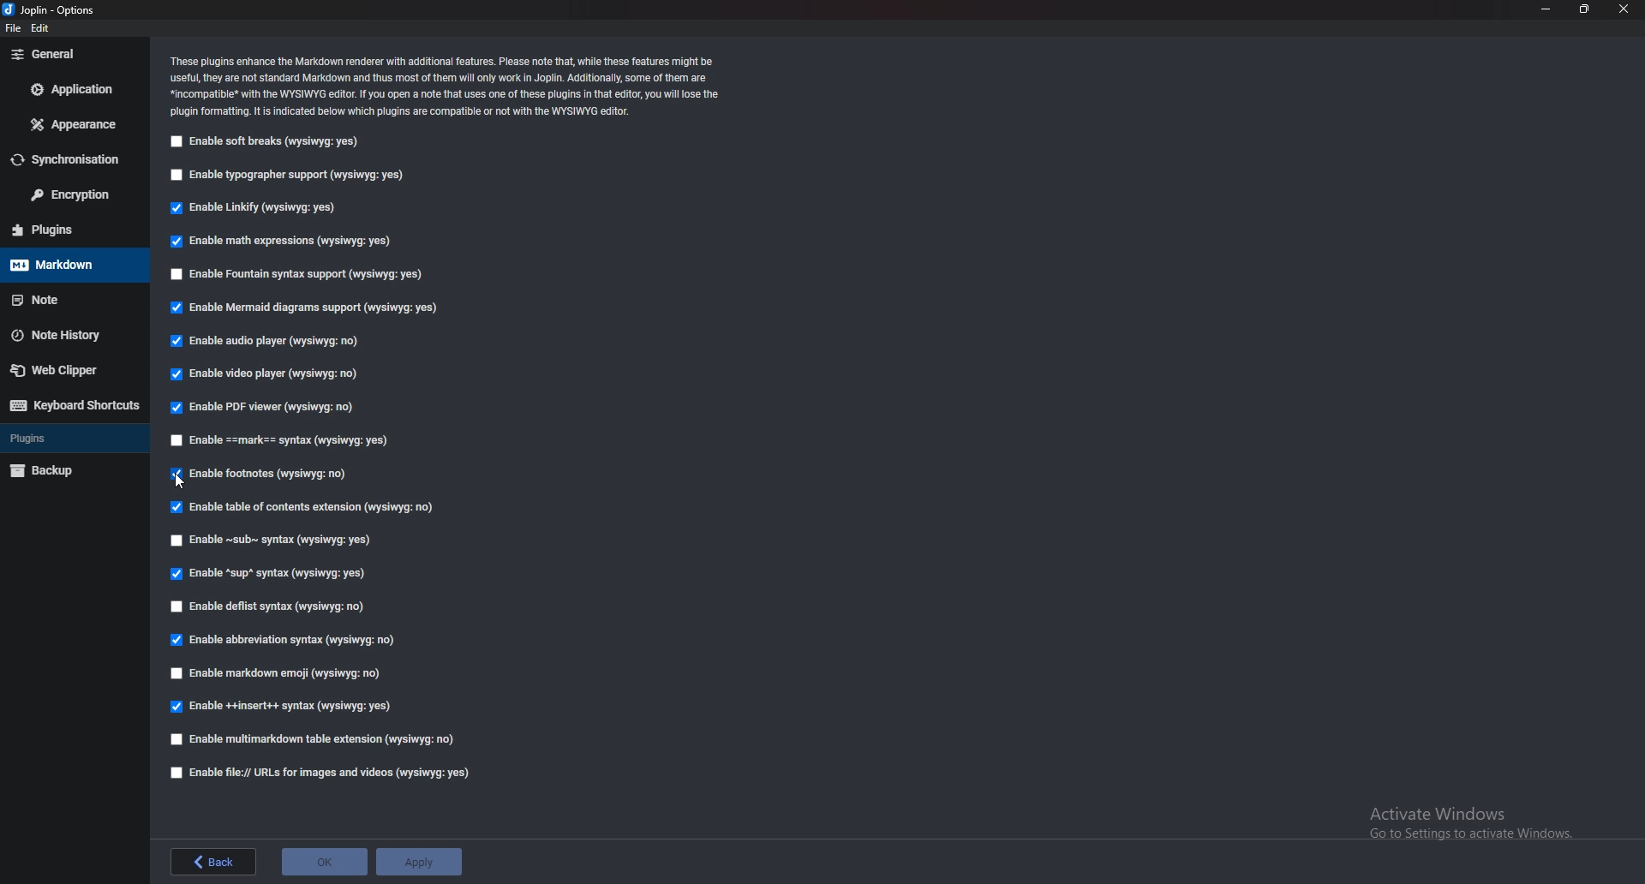 Image resolution: width=1645 pixels, height=884 pixels. Describe the element at coordinates (282, 672) in the screenshot. I see `enable Markdown Emoji` at that location.